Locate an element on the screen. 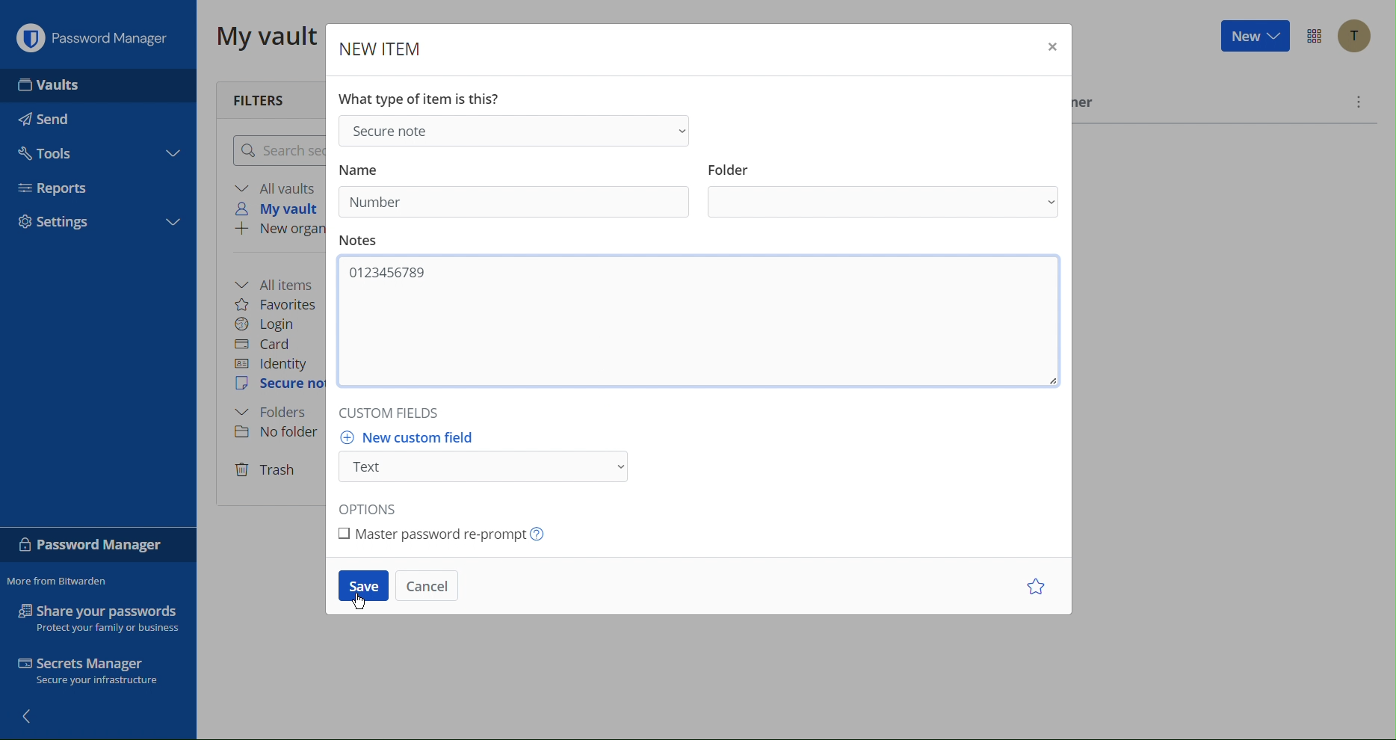 This screenshot has height=740, width=1396. Password Manager is located at coordinates (93, 35).